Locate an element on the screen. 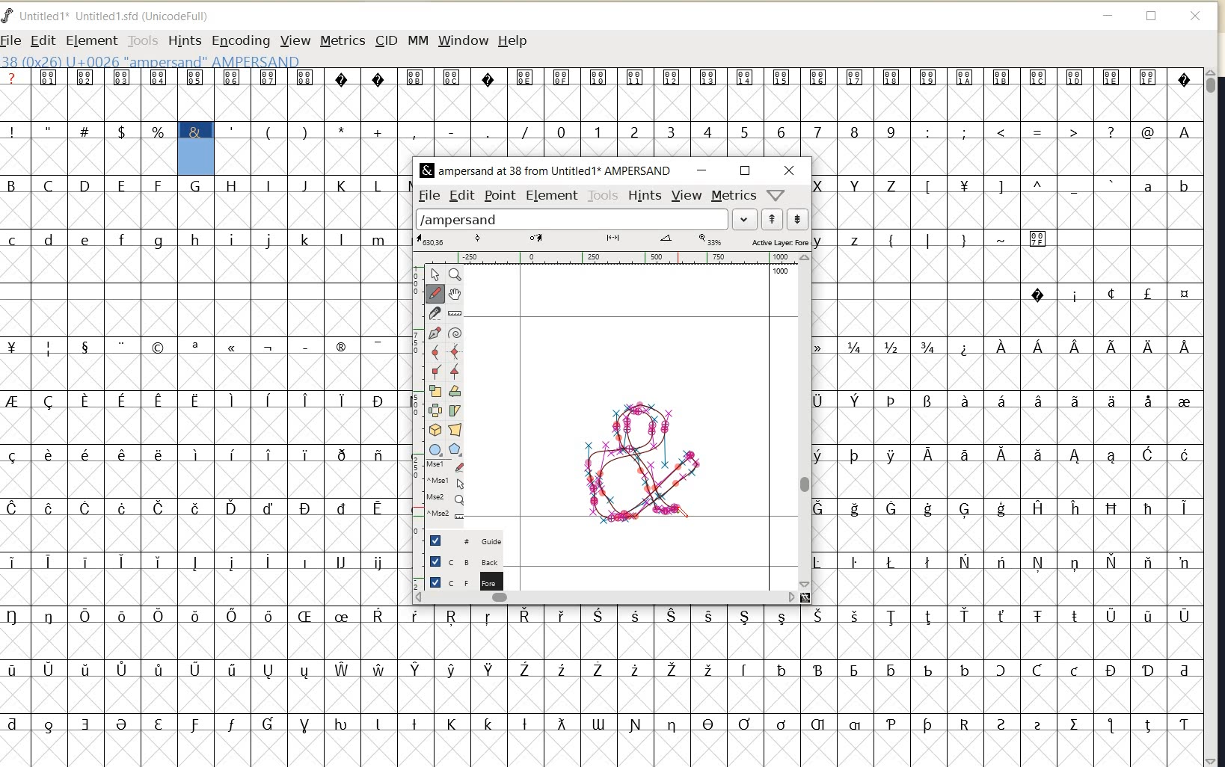 The width and height of the screenshot is (1225, 767). ENCODING is located at coordinates (240, 41).